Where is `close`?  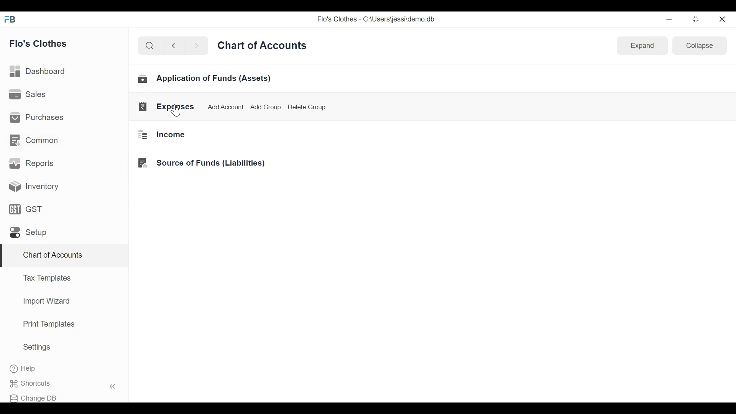
close is located at coordinates (723, 18).